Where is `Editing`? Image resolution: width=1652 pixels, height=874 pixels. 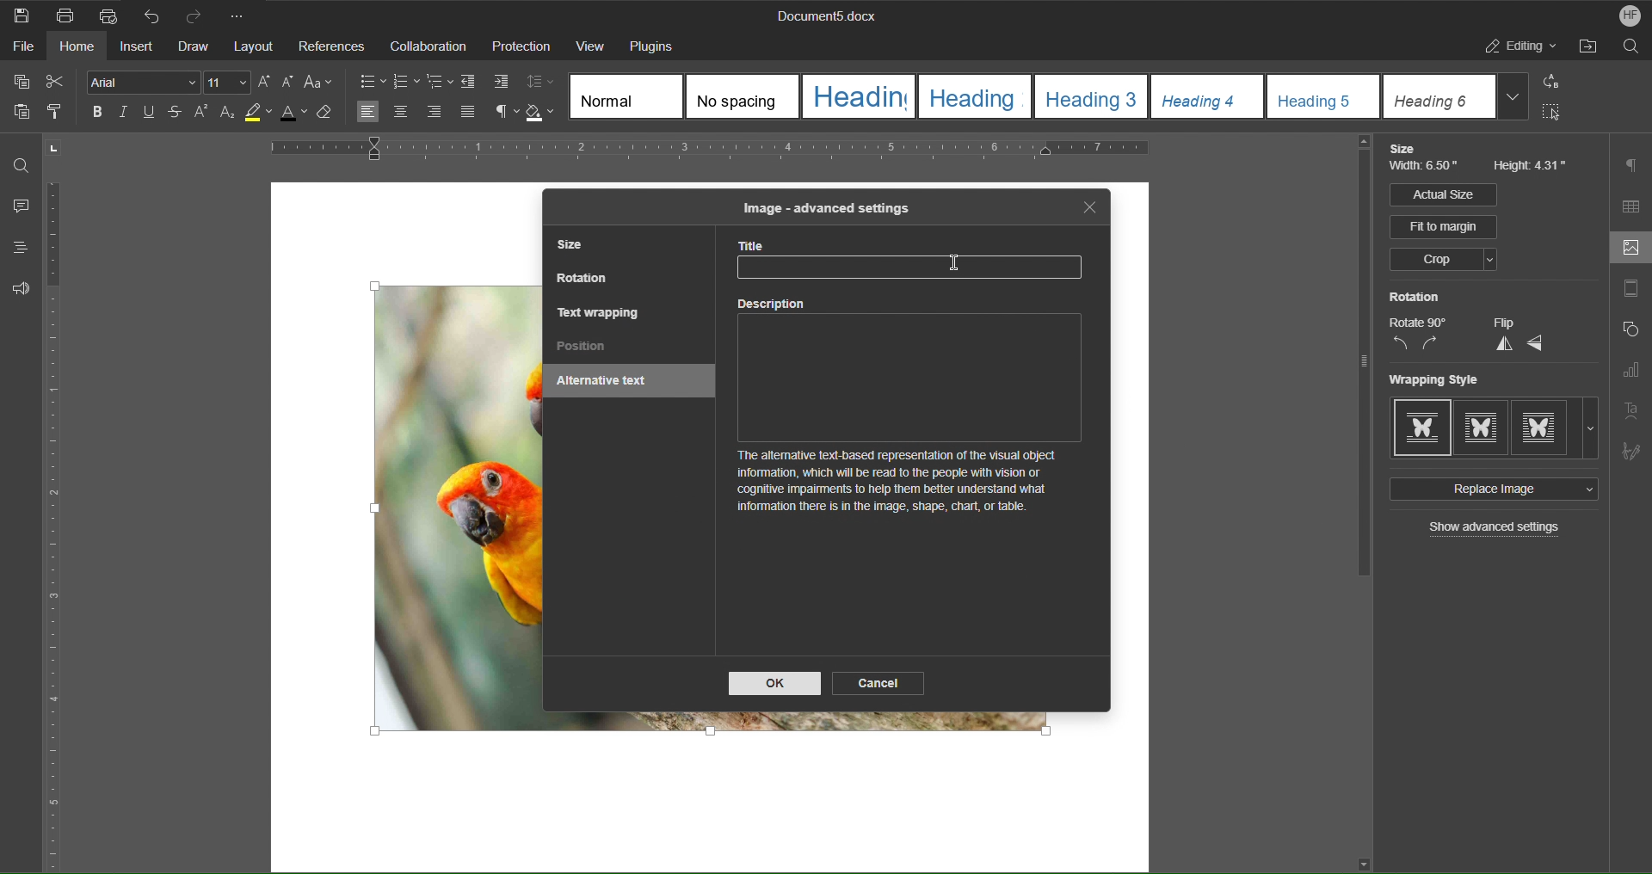 Editing is located at coordinates (1522, 49).